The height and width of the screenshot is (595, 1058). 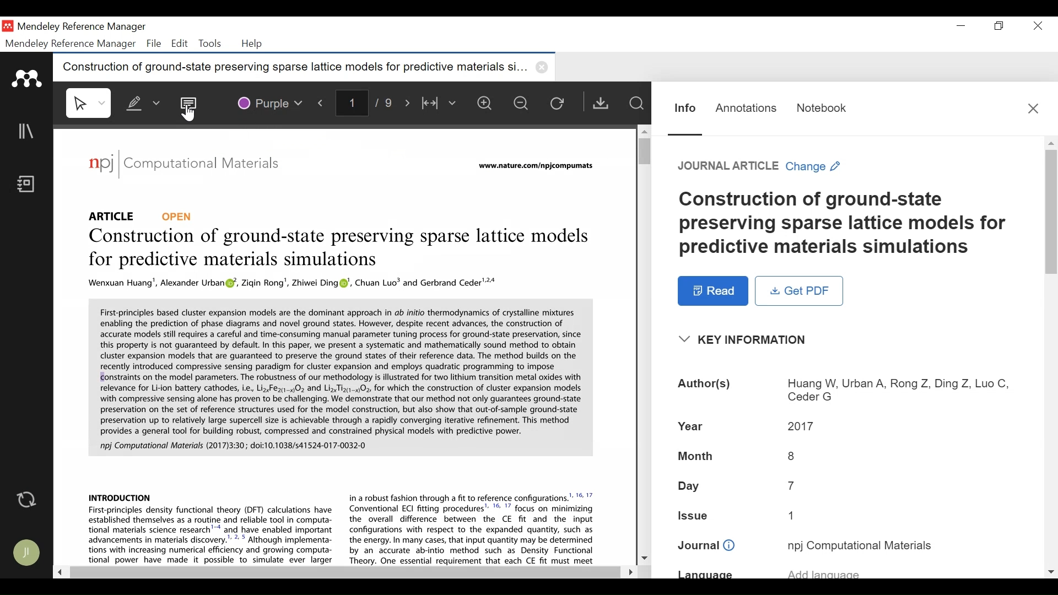 I want to click on Previous Page, so click(x=322, y=102).